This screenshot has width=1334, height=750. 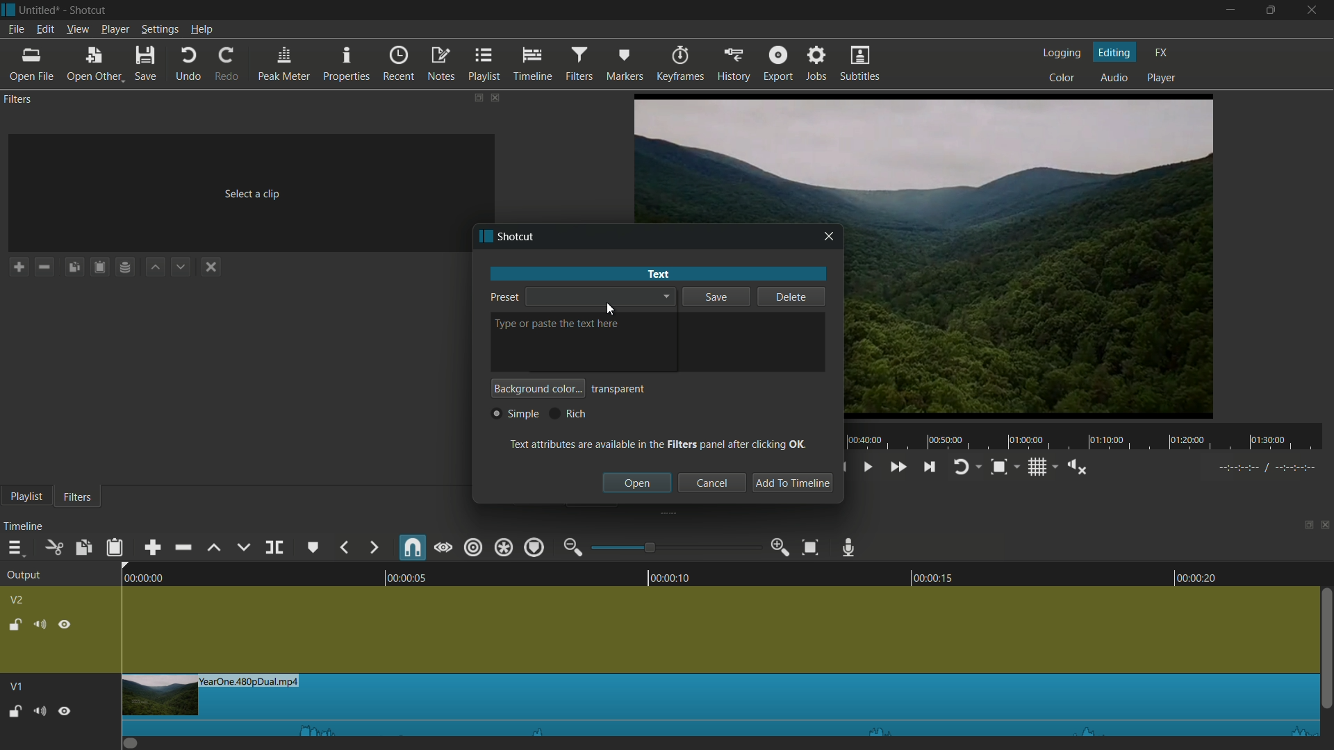 I want to click on 00:00:15, so click(x=925, y=575).